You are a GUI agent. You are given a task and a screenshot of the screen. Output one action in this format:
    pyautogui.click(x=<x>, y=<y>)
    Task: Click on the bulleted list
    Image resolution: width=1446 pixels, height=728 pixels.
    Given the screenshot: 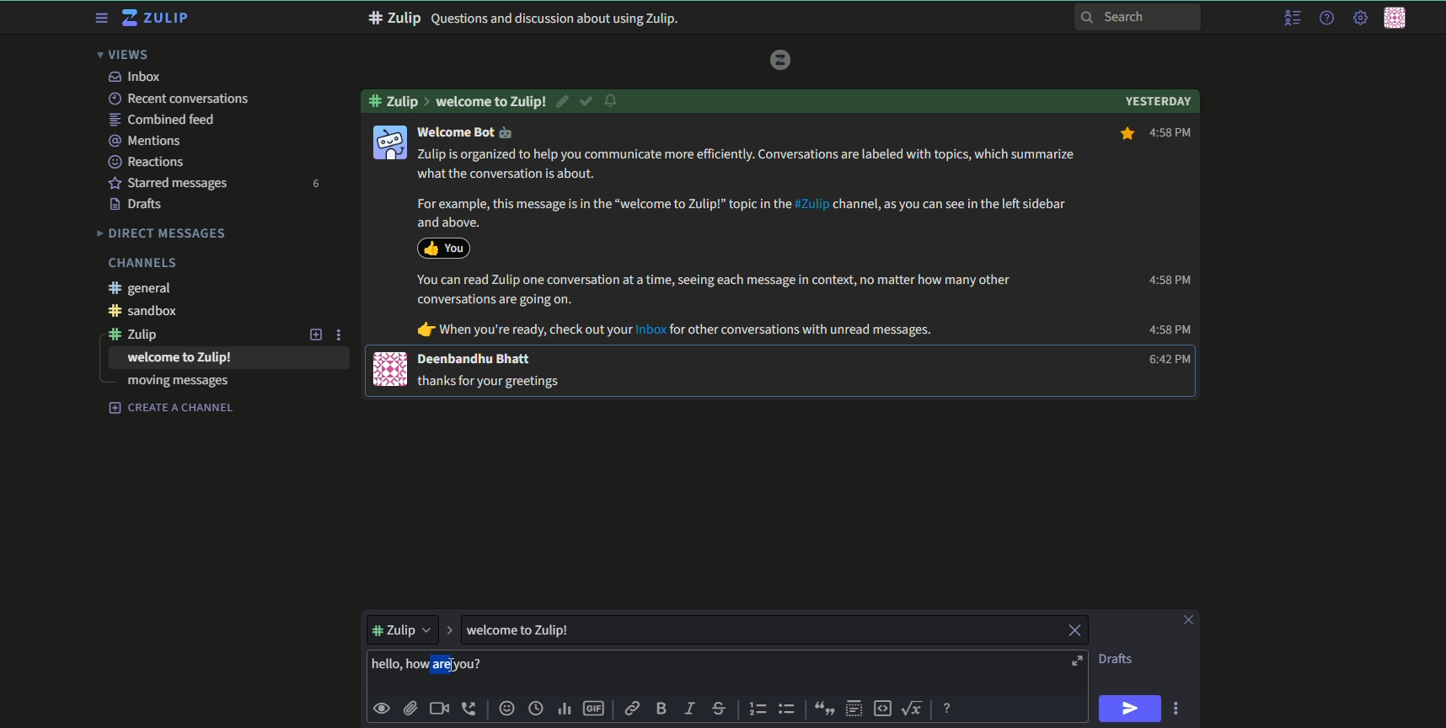 What is the action you would take?
    pyautogui.click(x=787, y=709)
    